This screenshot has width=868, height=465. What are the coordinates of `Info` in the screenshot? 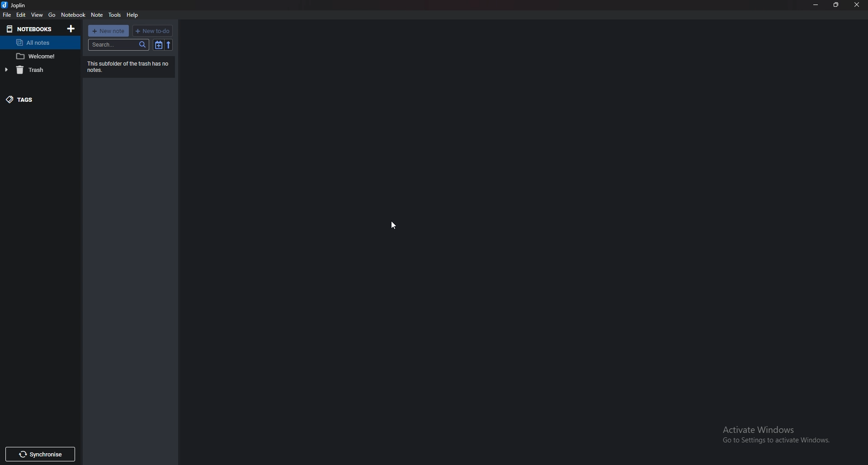 It's located at (127, 66).